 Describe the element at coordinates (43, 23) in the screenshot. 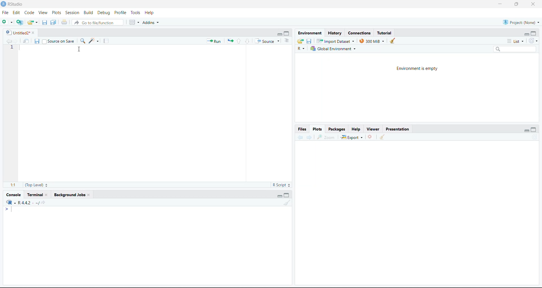

I see `save current document` at that location.